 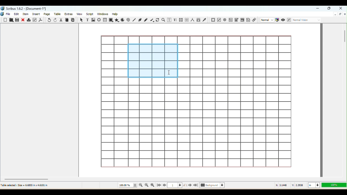 What do you see at coordinates (35, 20) in the screenshot?
I see `Preflight verifier` at bounding box center [35, 20].